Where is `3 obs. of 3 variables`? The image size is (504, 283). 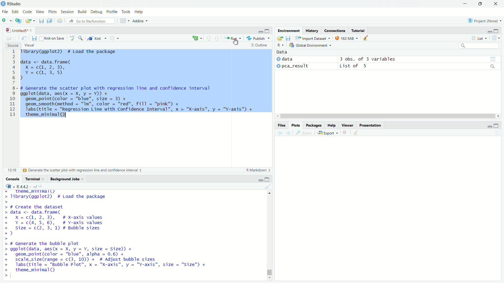
3 obs. of 3 variables is located at coordinates (367, 59).